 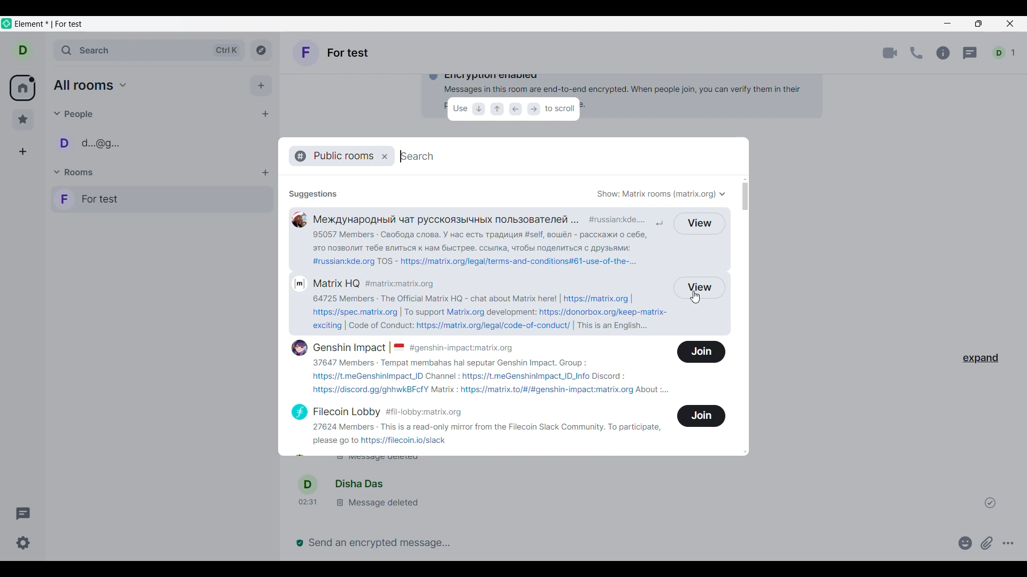 I want to click on Home, so click(x=22, y=88).